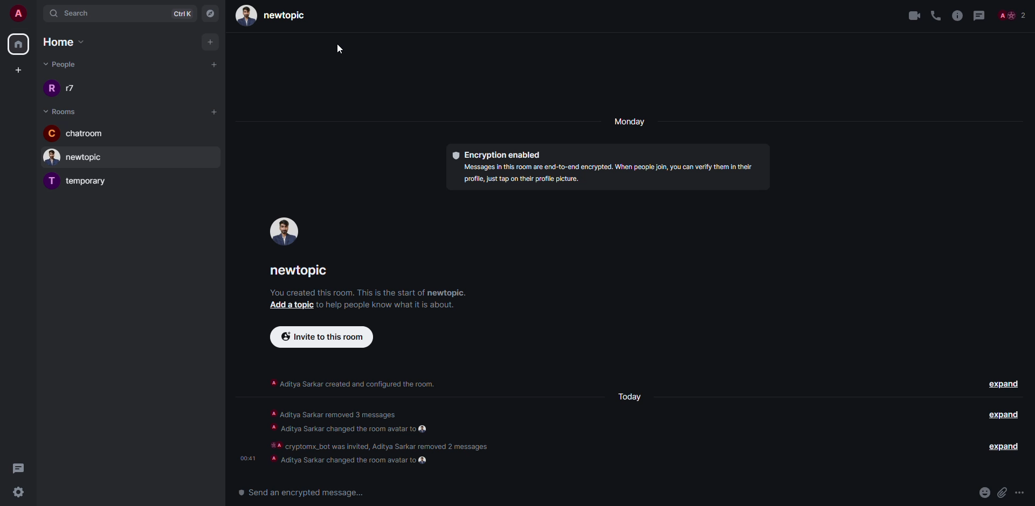 Image resolution: width=1035 pixels, height=506 pixels. I want to click on search, so click(79, 13).